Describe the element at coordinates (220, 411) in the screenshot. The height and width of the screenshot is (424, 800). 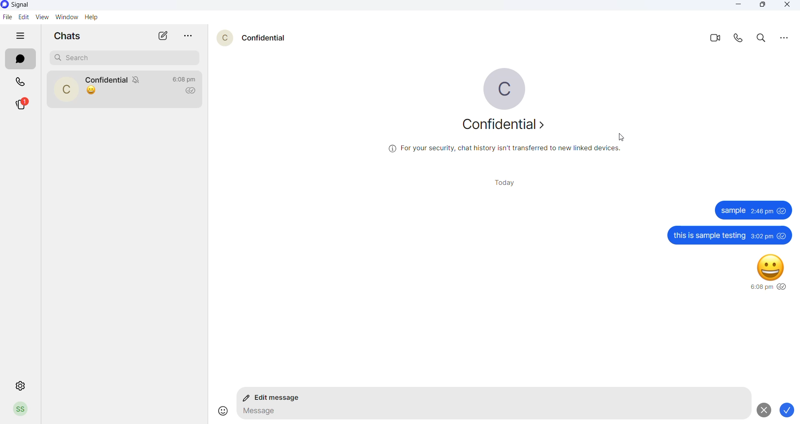
I see `emojis` at that location.